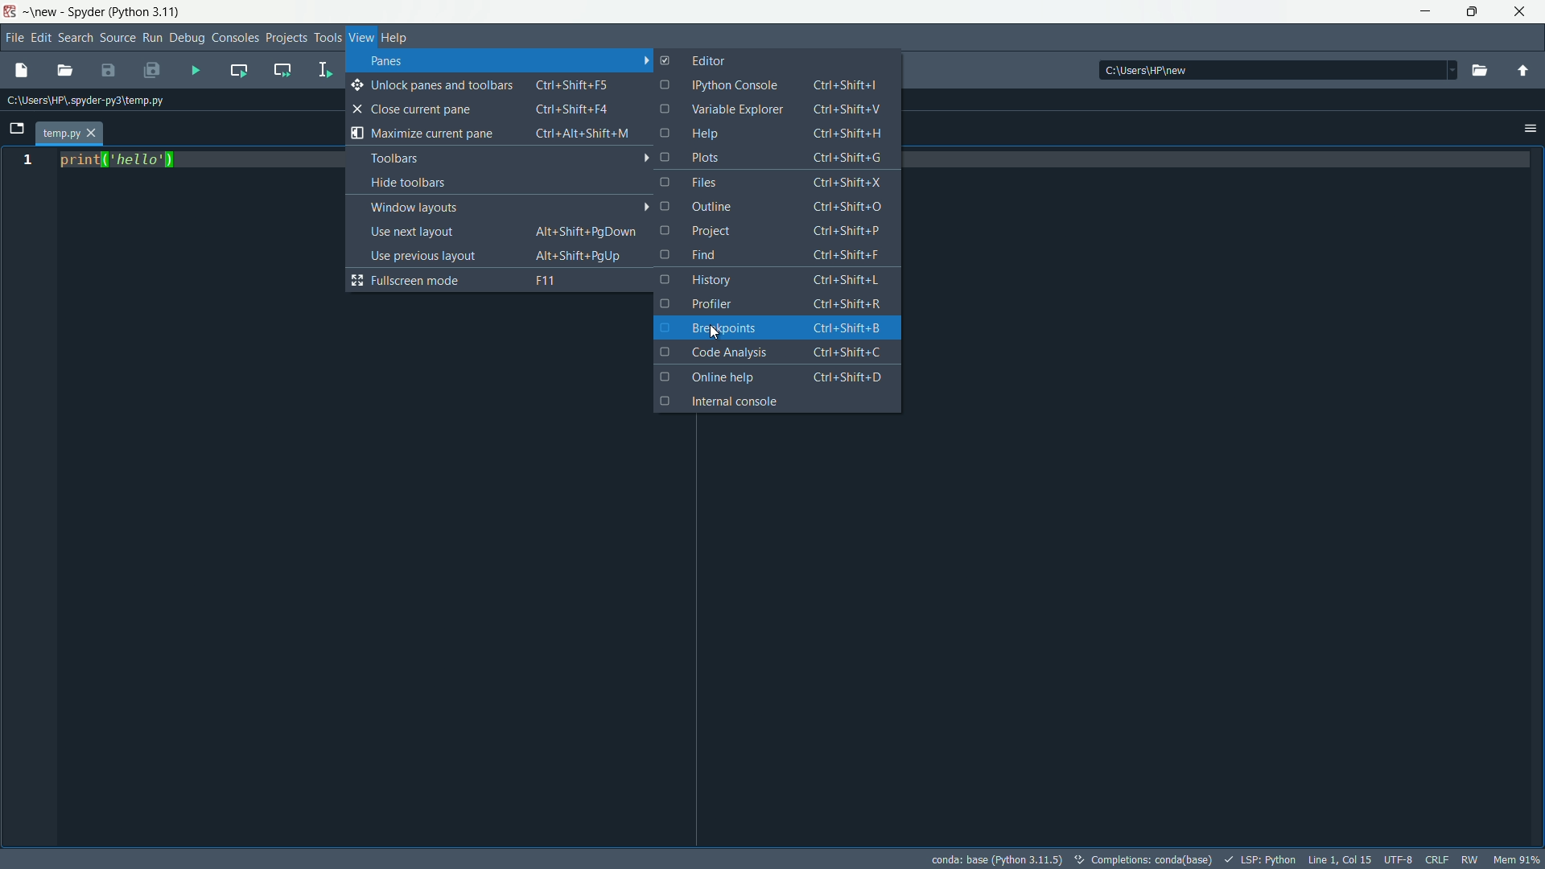  What do you see at coordinates (695, 59) in the screenshot?
I see `editor` at bounding box center [695, 59].